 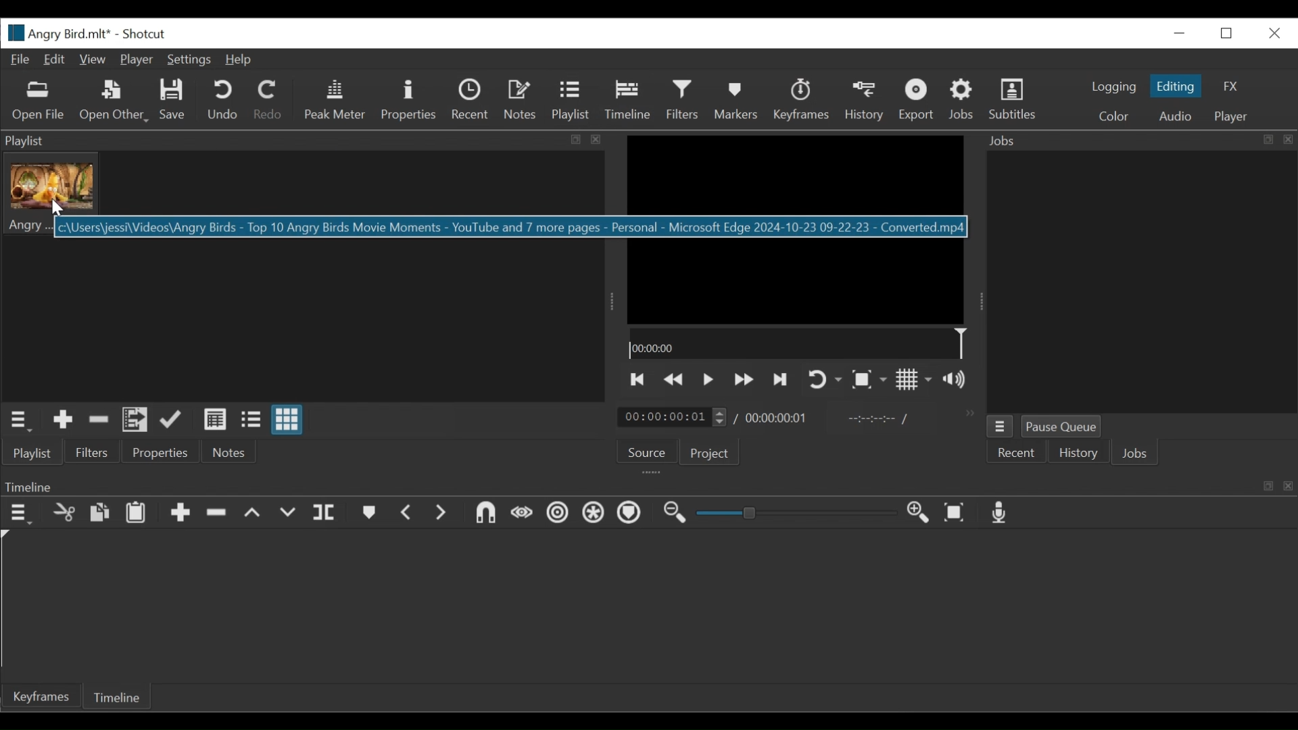 What do you see at coordinates (519, 101) in the screenshot?
I see `Notes` at bounding box center [519, 101].